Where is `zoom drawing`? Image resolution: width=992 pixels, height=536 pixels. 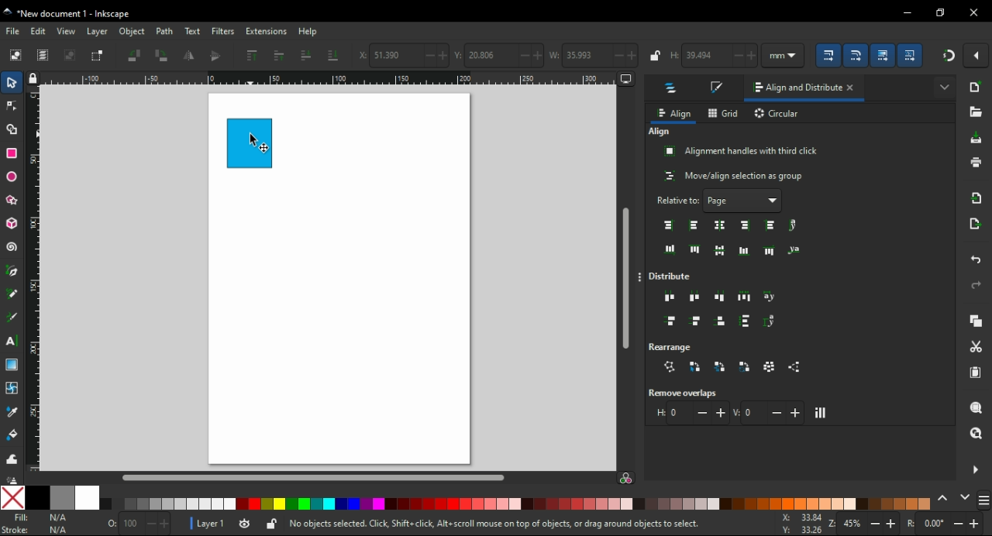 zoom drawing is located at coordinates (976, 433).